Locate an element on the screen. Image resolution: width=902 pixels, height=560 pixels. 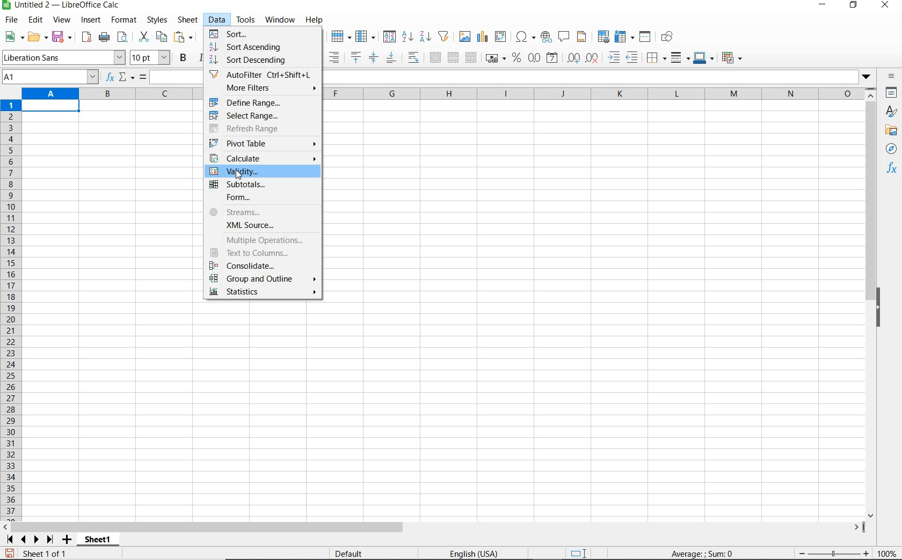
headers and footers is located at coordinates (584, 37).